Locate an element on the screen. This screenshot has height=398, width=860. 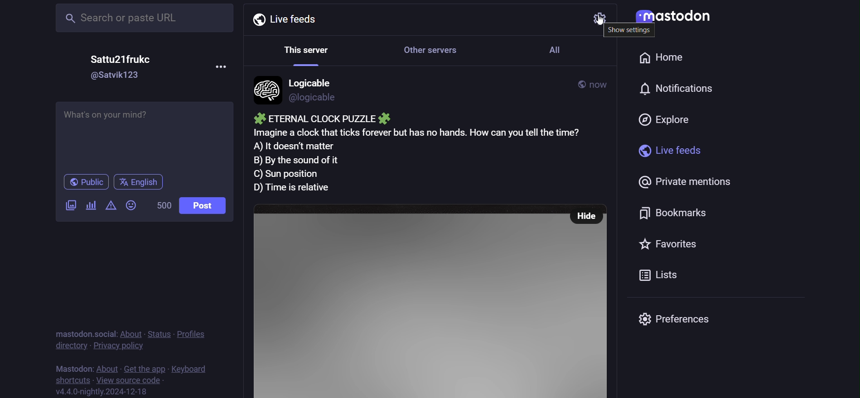
keyboard is located at coordinates (190, 368).